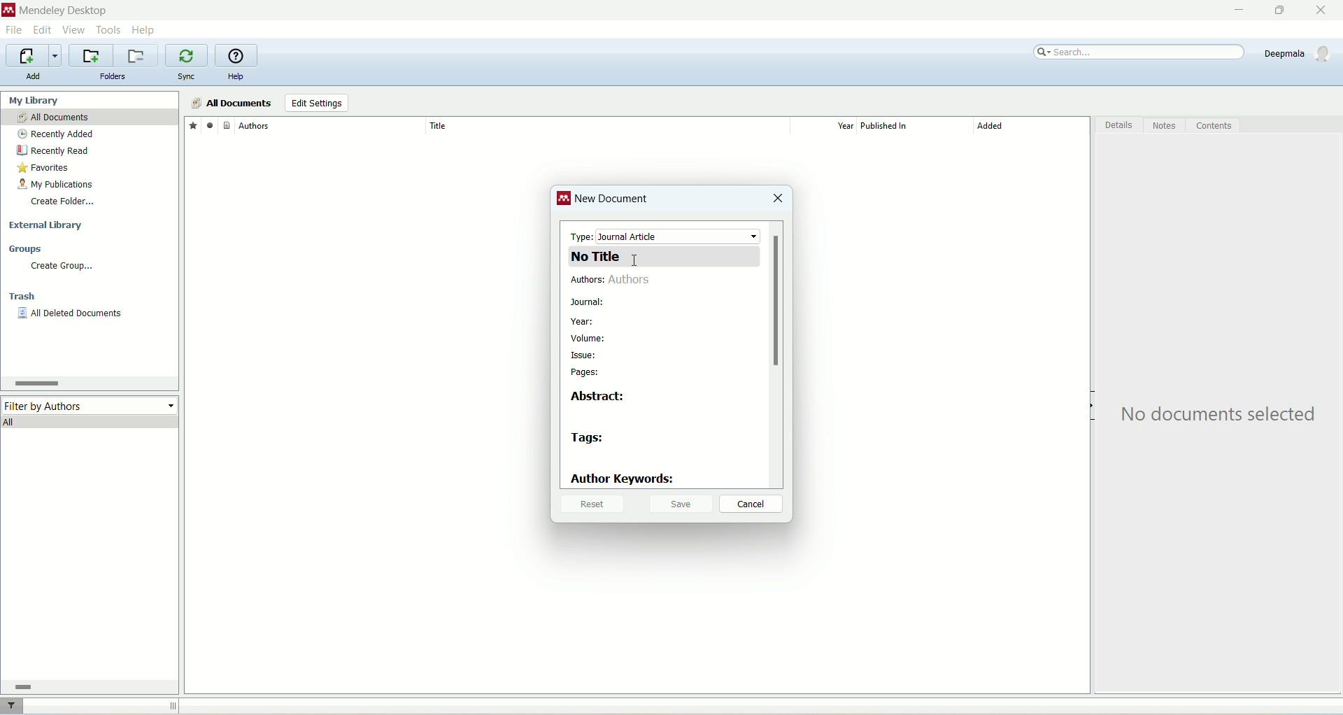 The image size is (1343, 715). I want to click on favorites, so click(45, 169).